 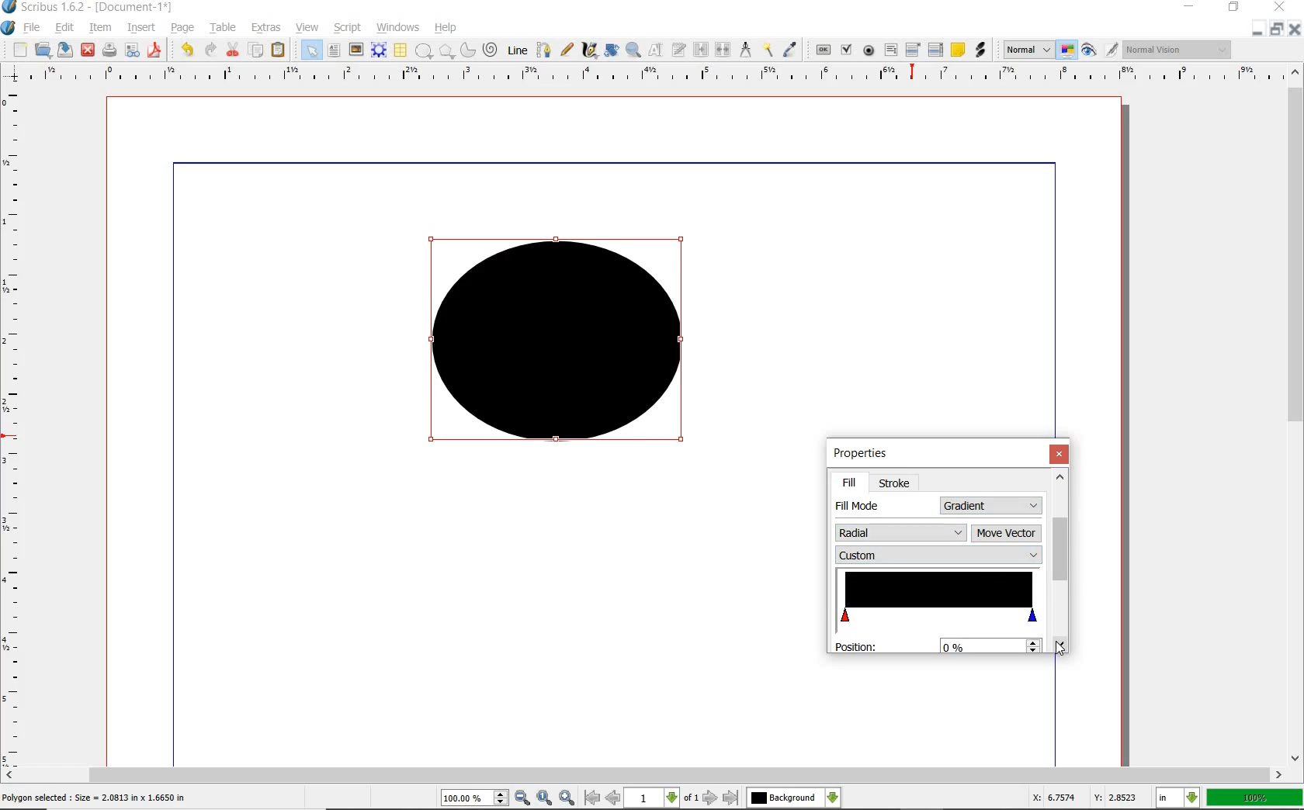 I want to click on RESTORE, so click(x=1277, y=29).